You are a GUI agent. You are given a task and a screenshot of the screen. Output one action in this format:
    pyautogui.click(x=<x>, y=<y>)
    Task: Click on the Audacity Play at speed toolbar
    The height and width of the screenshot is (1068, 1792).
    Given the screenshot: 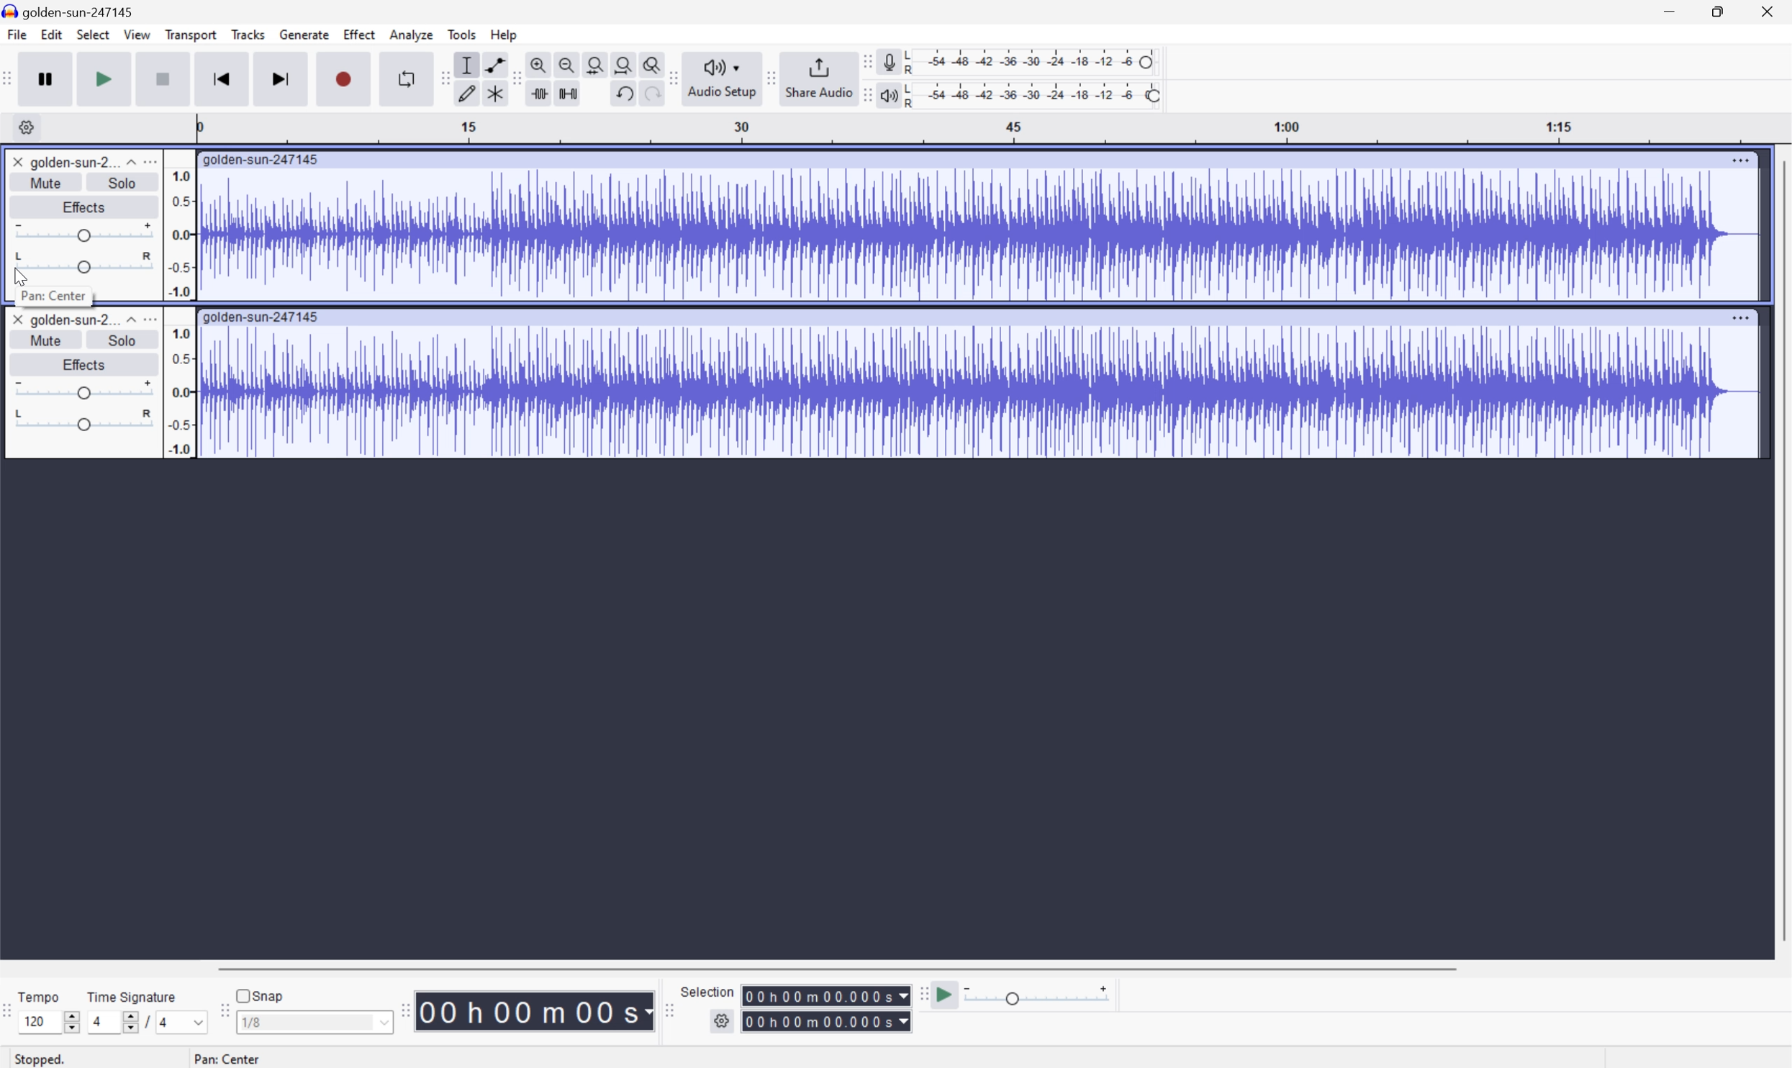 What is the action you would take?
    pyautogui.click(x=920, y=992)
    